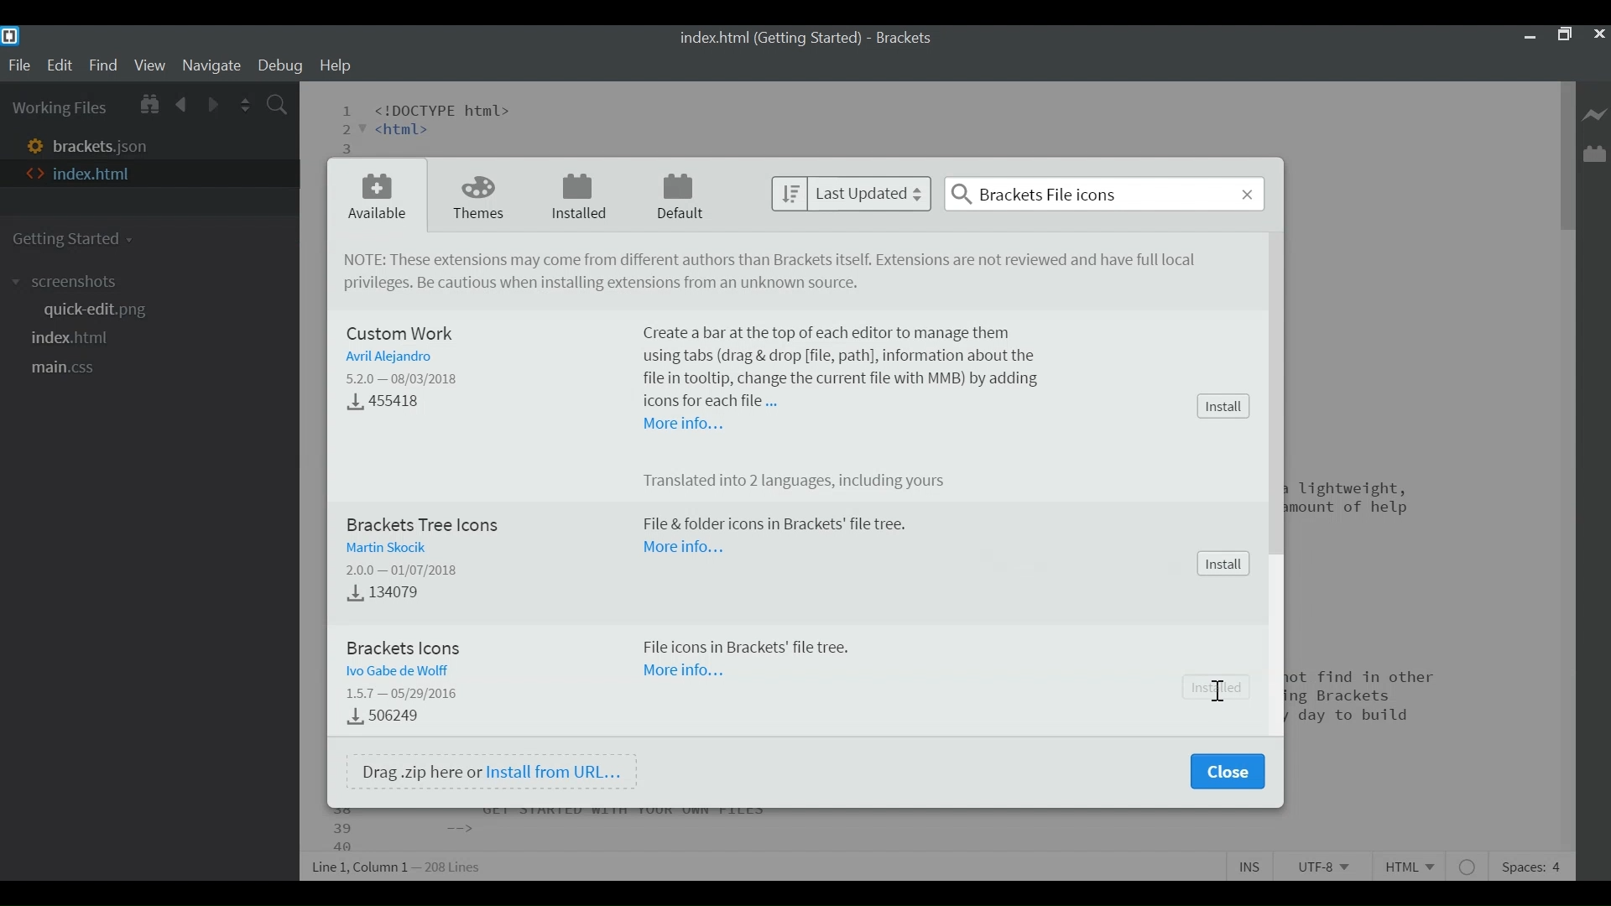  I want to click on main.css, so click(73, 369).